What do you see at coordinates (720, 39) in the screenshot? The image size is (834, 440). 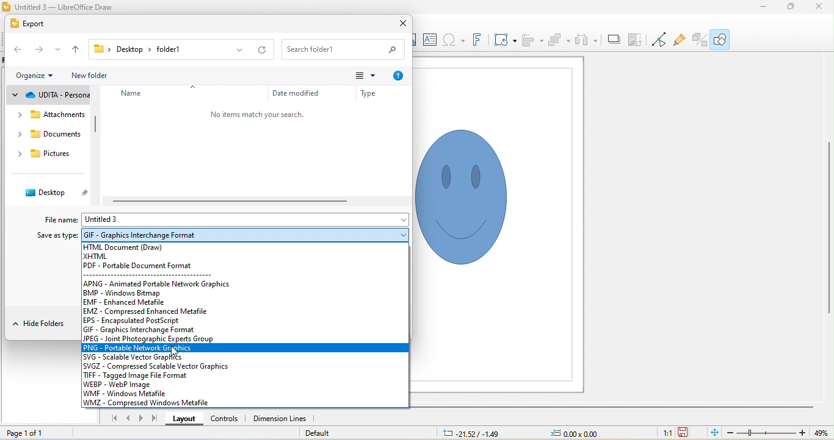 I see `show draw functions` at bounding box center [720, 39].